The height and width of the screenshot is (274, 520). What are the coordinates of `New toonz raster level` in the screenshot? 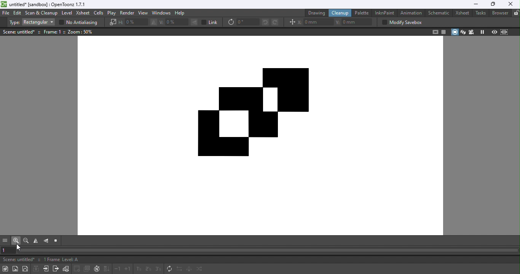 It's located at (5, 269).